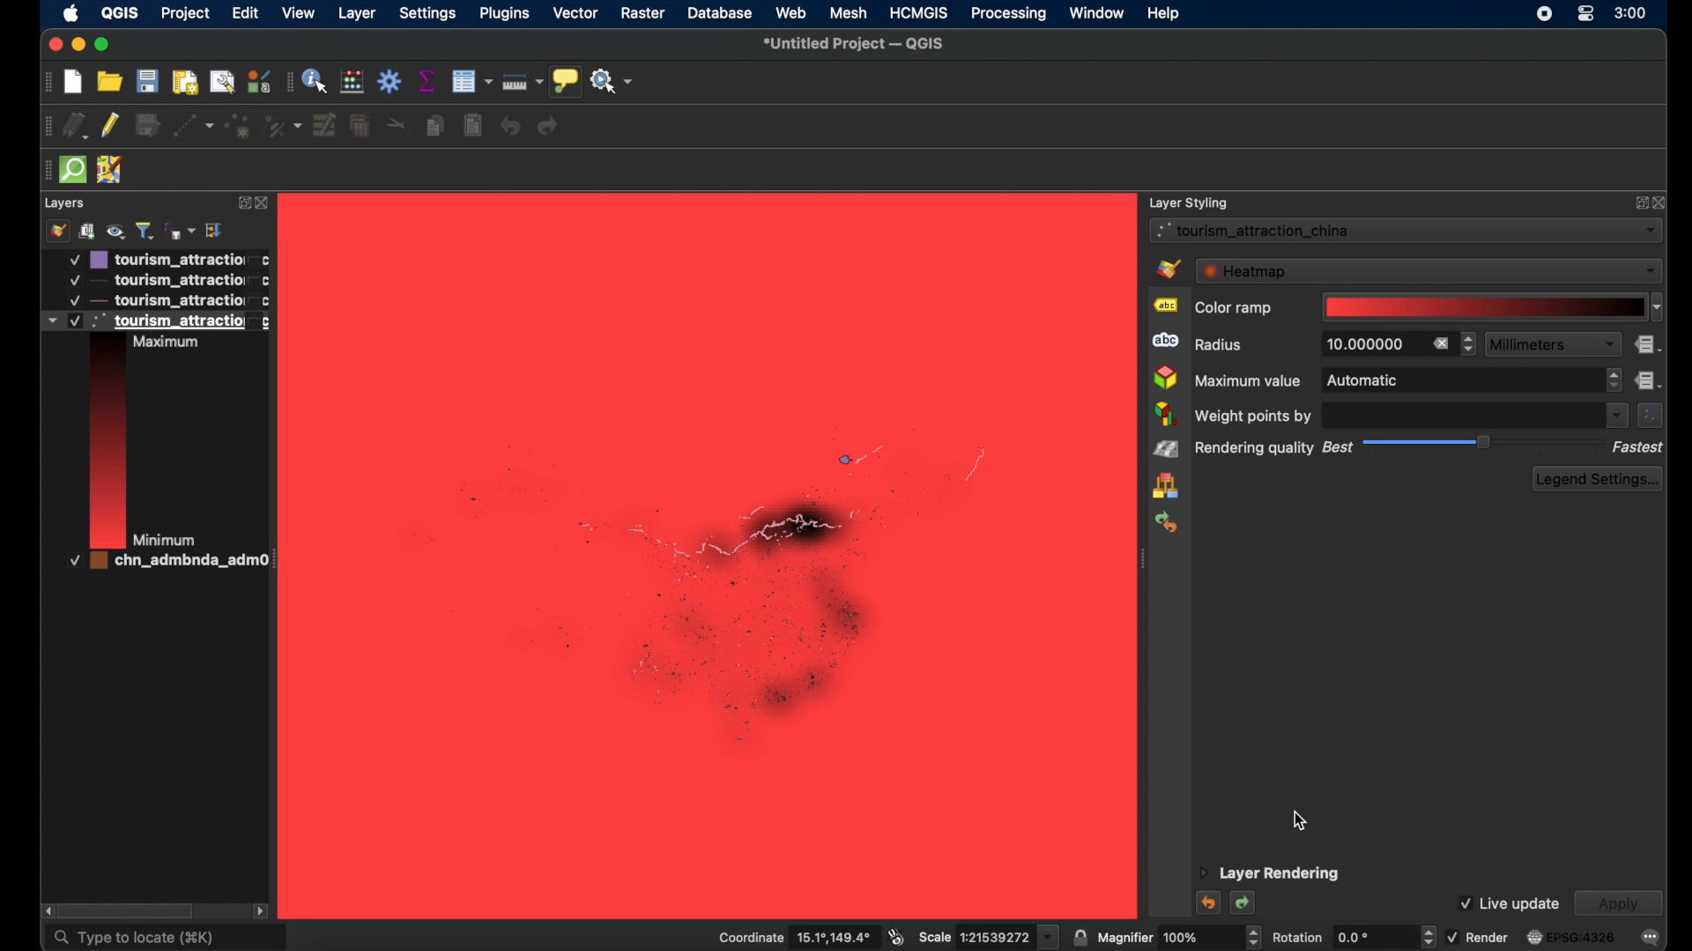  I want to click on project, so click(182, 13).